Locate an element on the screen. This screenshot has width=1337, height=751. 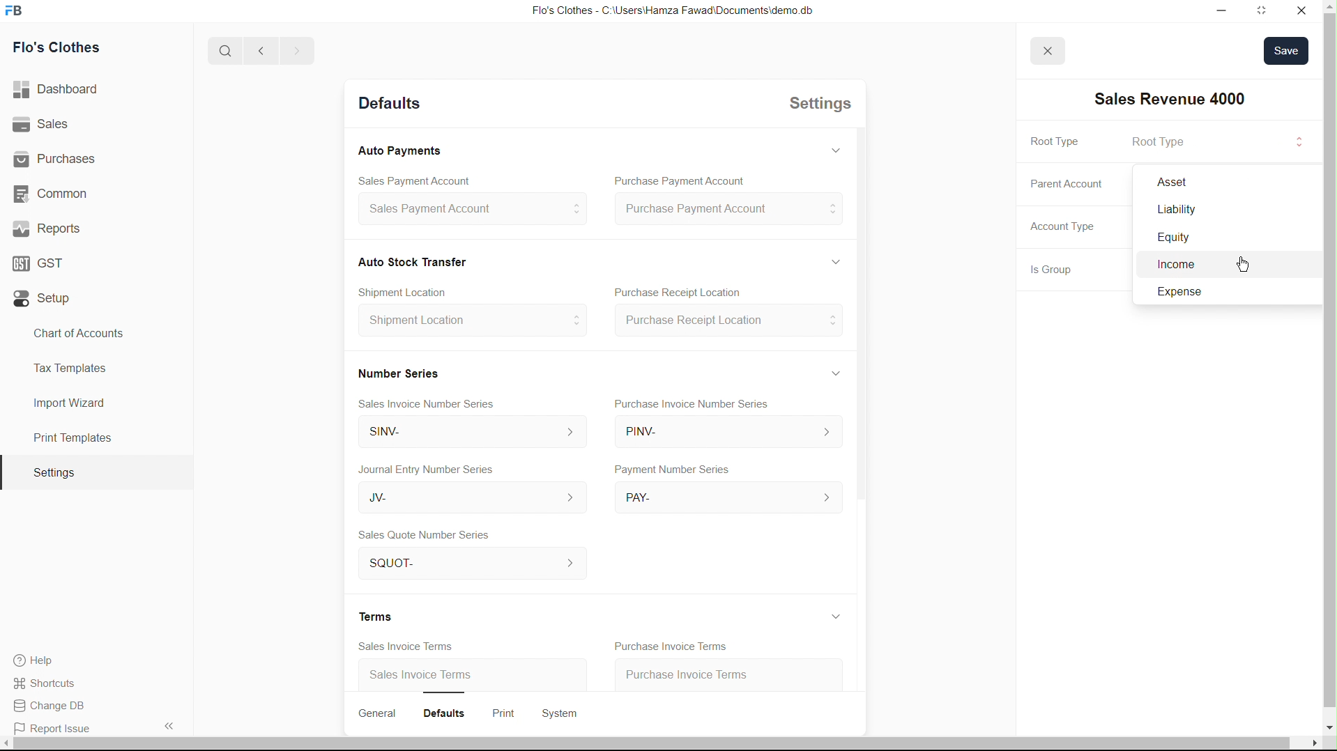
Import Wizard is located at coordinates (69, 403).